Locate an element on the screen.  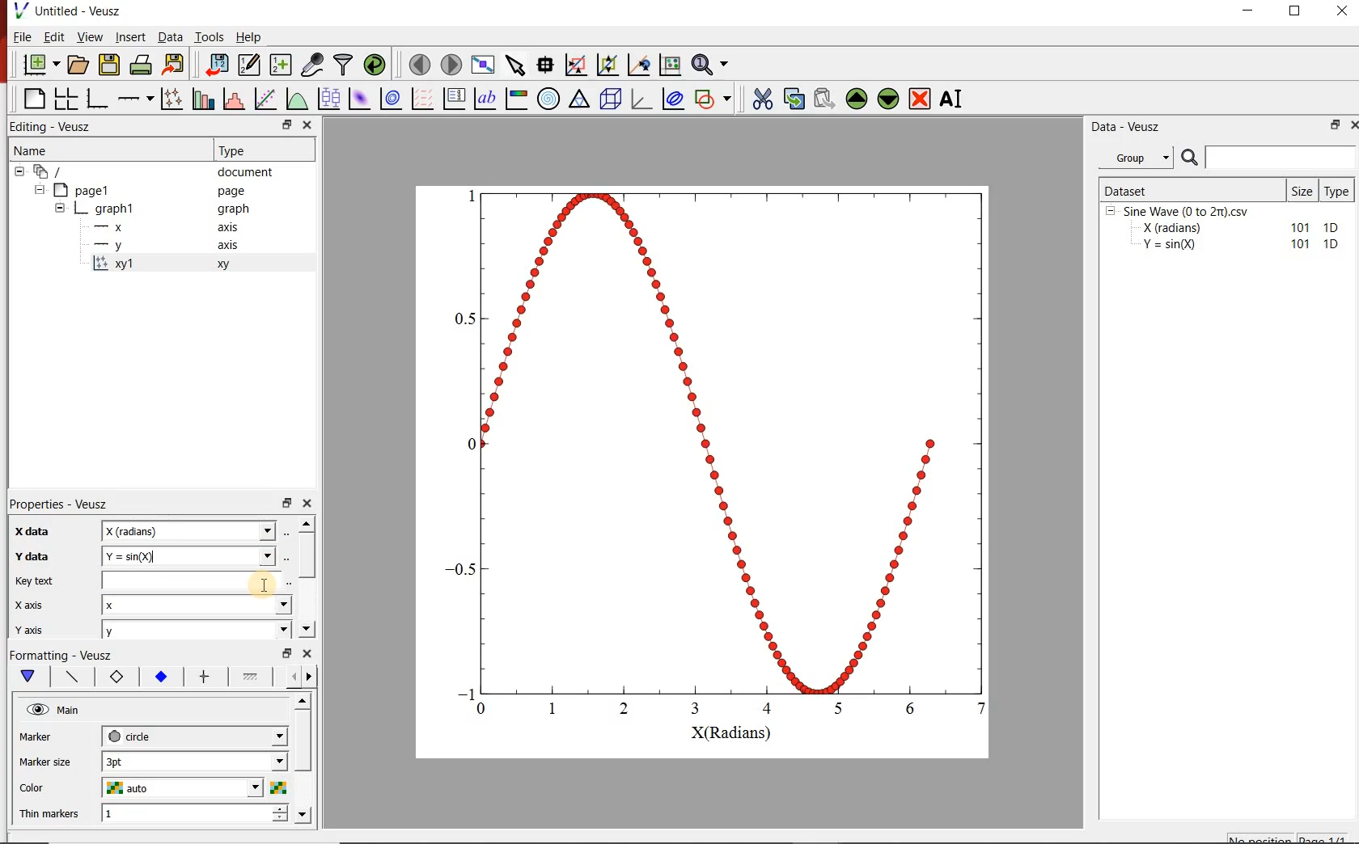
options is located at coordinates (202, 677).